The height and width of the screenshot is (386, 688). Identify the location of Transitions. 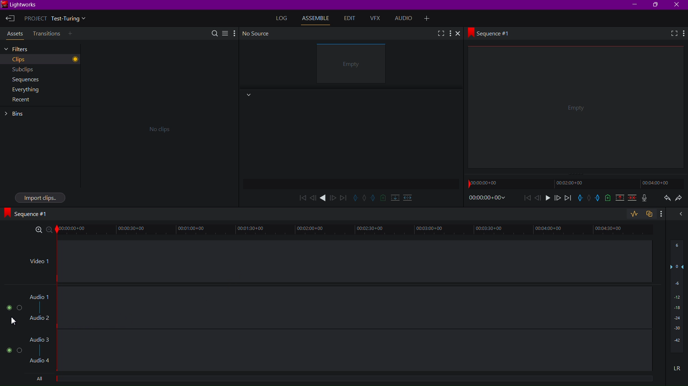
(46, 34).